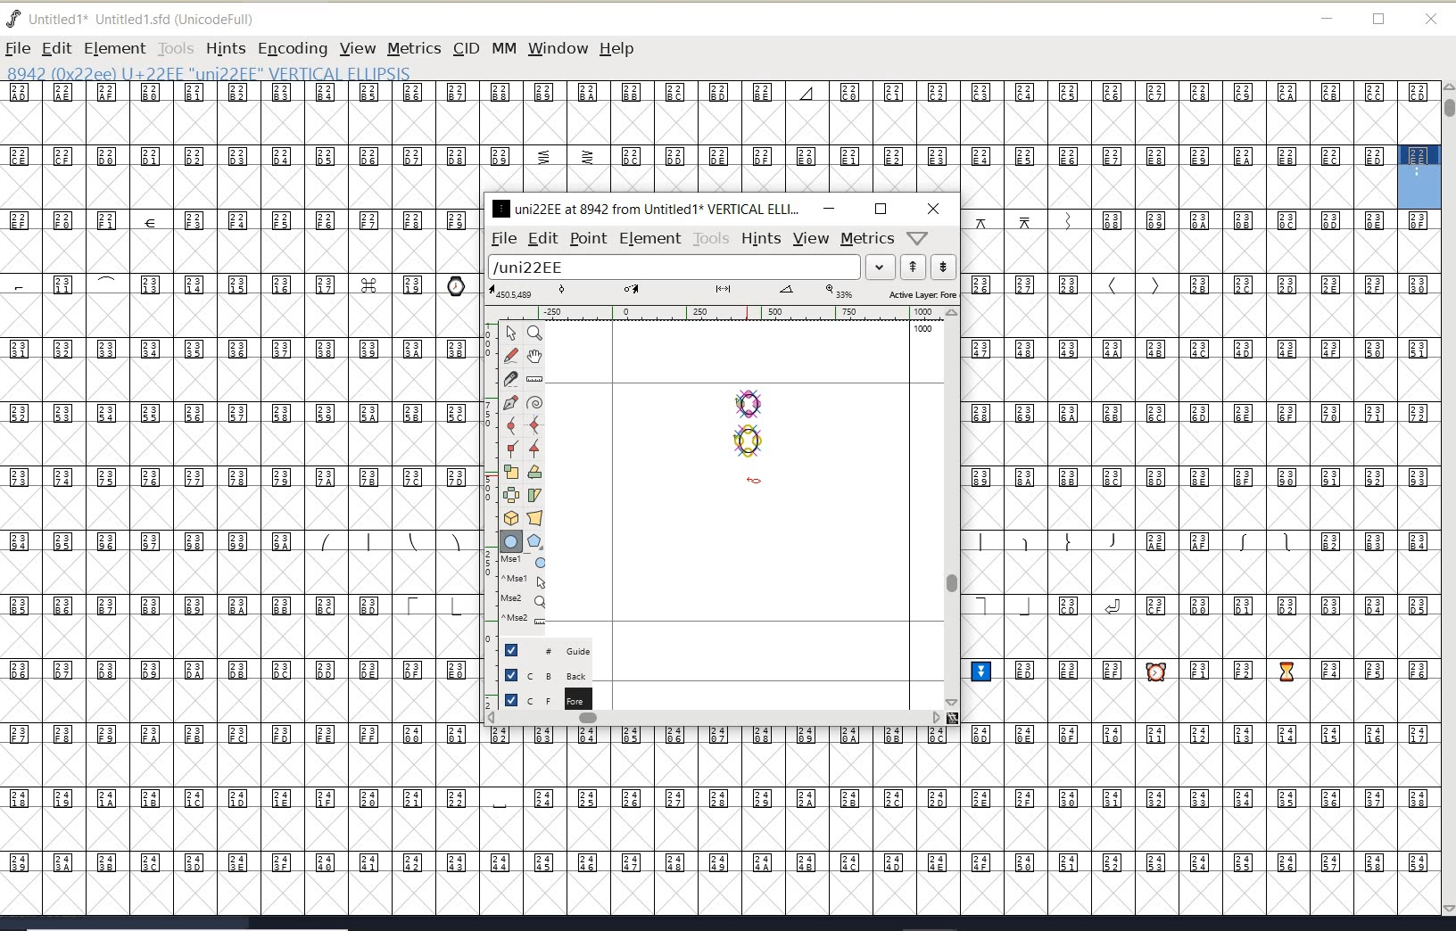 The image size is (1456, 931). Describe the element at coordinates (17, 48) in the screenshot. I see `FILE` at that location.